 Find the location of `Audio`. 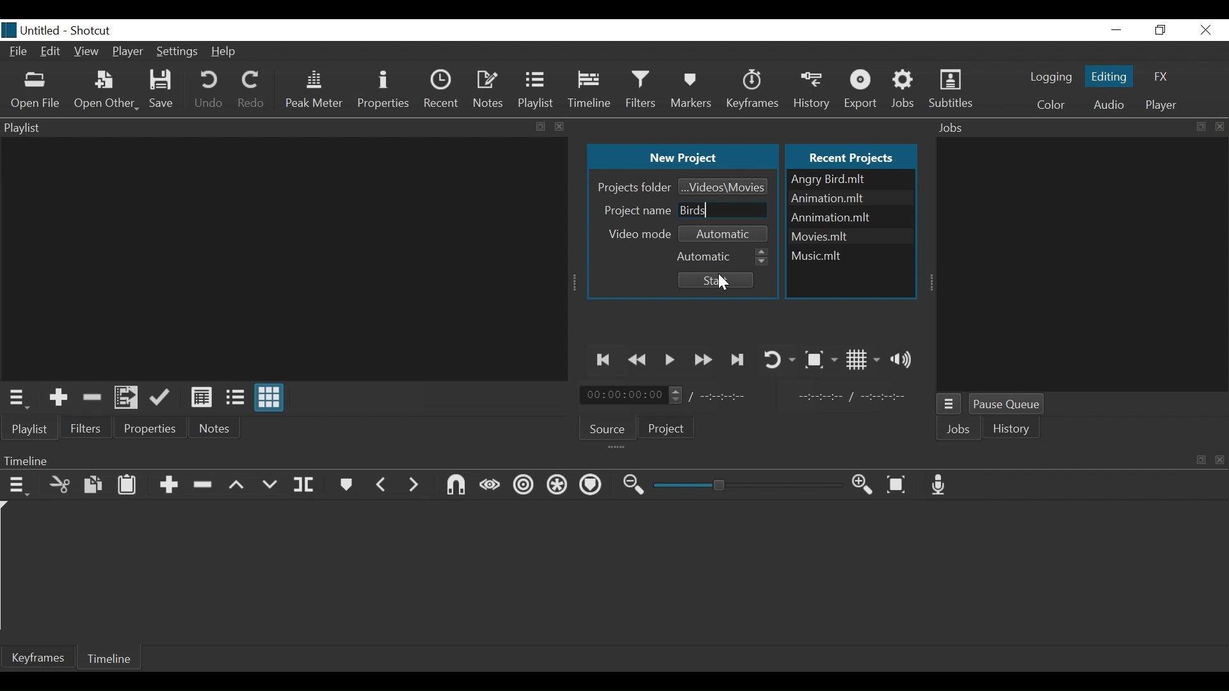

Audio is located at coordinates (1108, 104).